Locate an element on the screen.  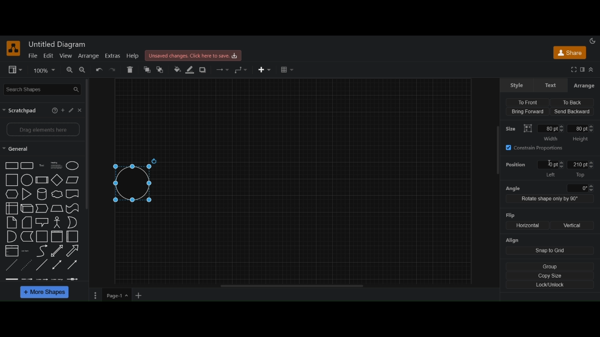
scratchpad is located at coordinates (21, 110).